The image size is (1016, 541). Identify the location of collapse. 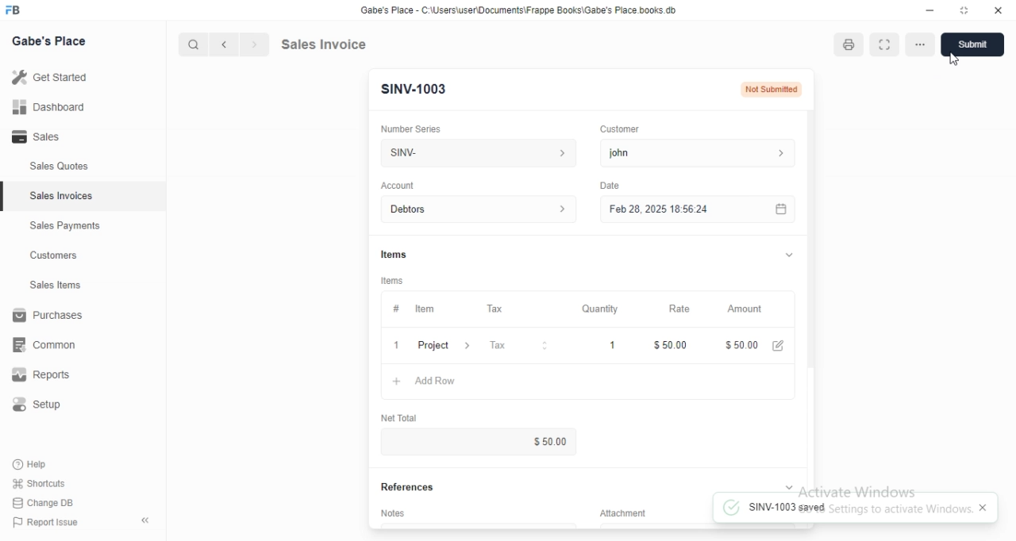
(147, 520).